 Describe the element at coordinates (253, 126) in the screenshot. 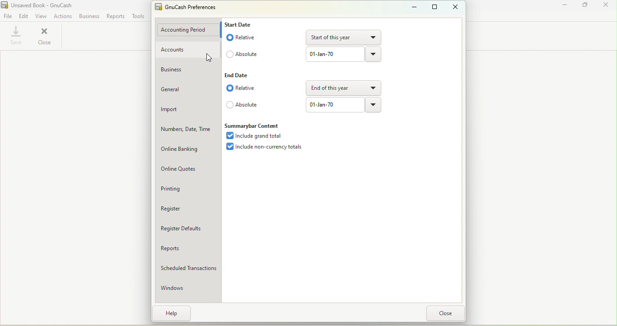

I see `Summarybar content` at that location.